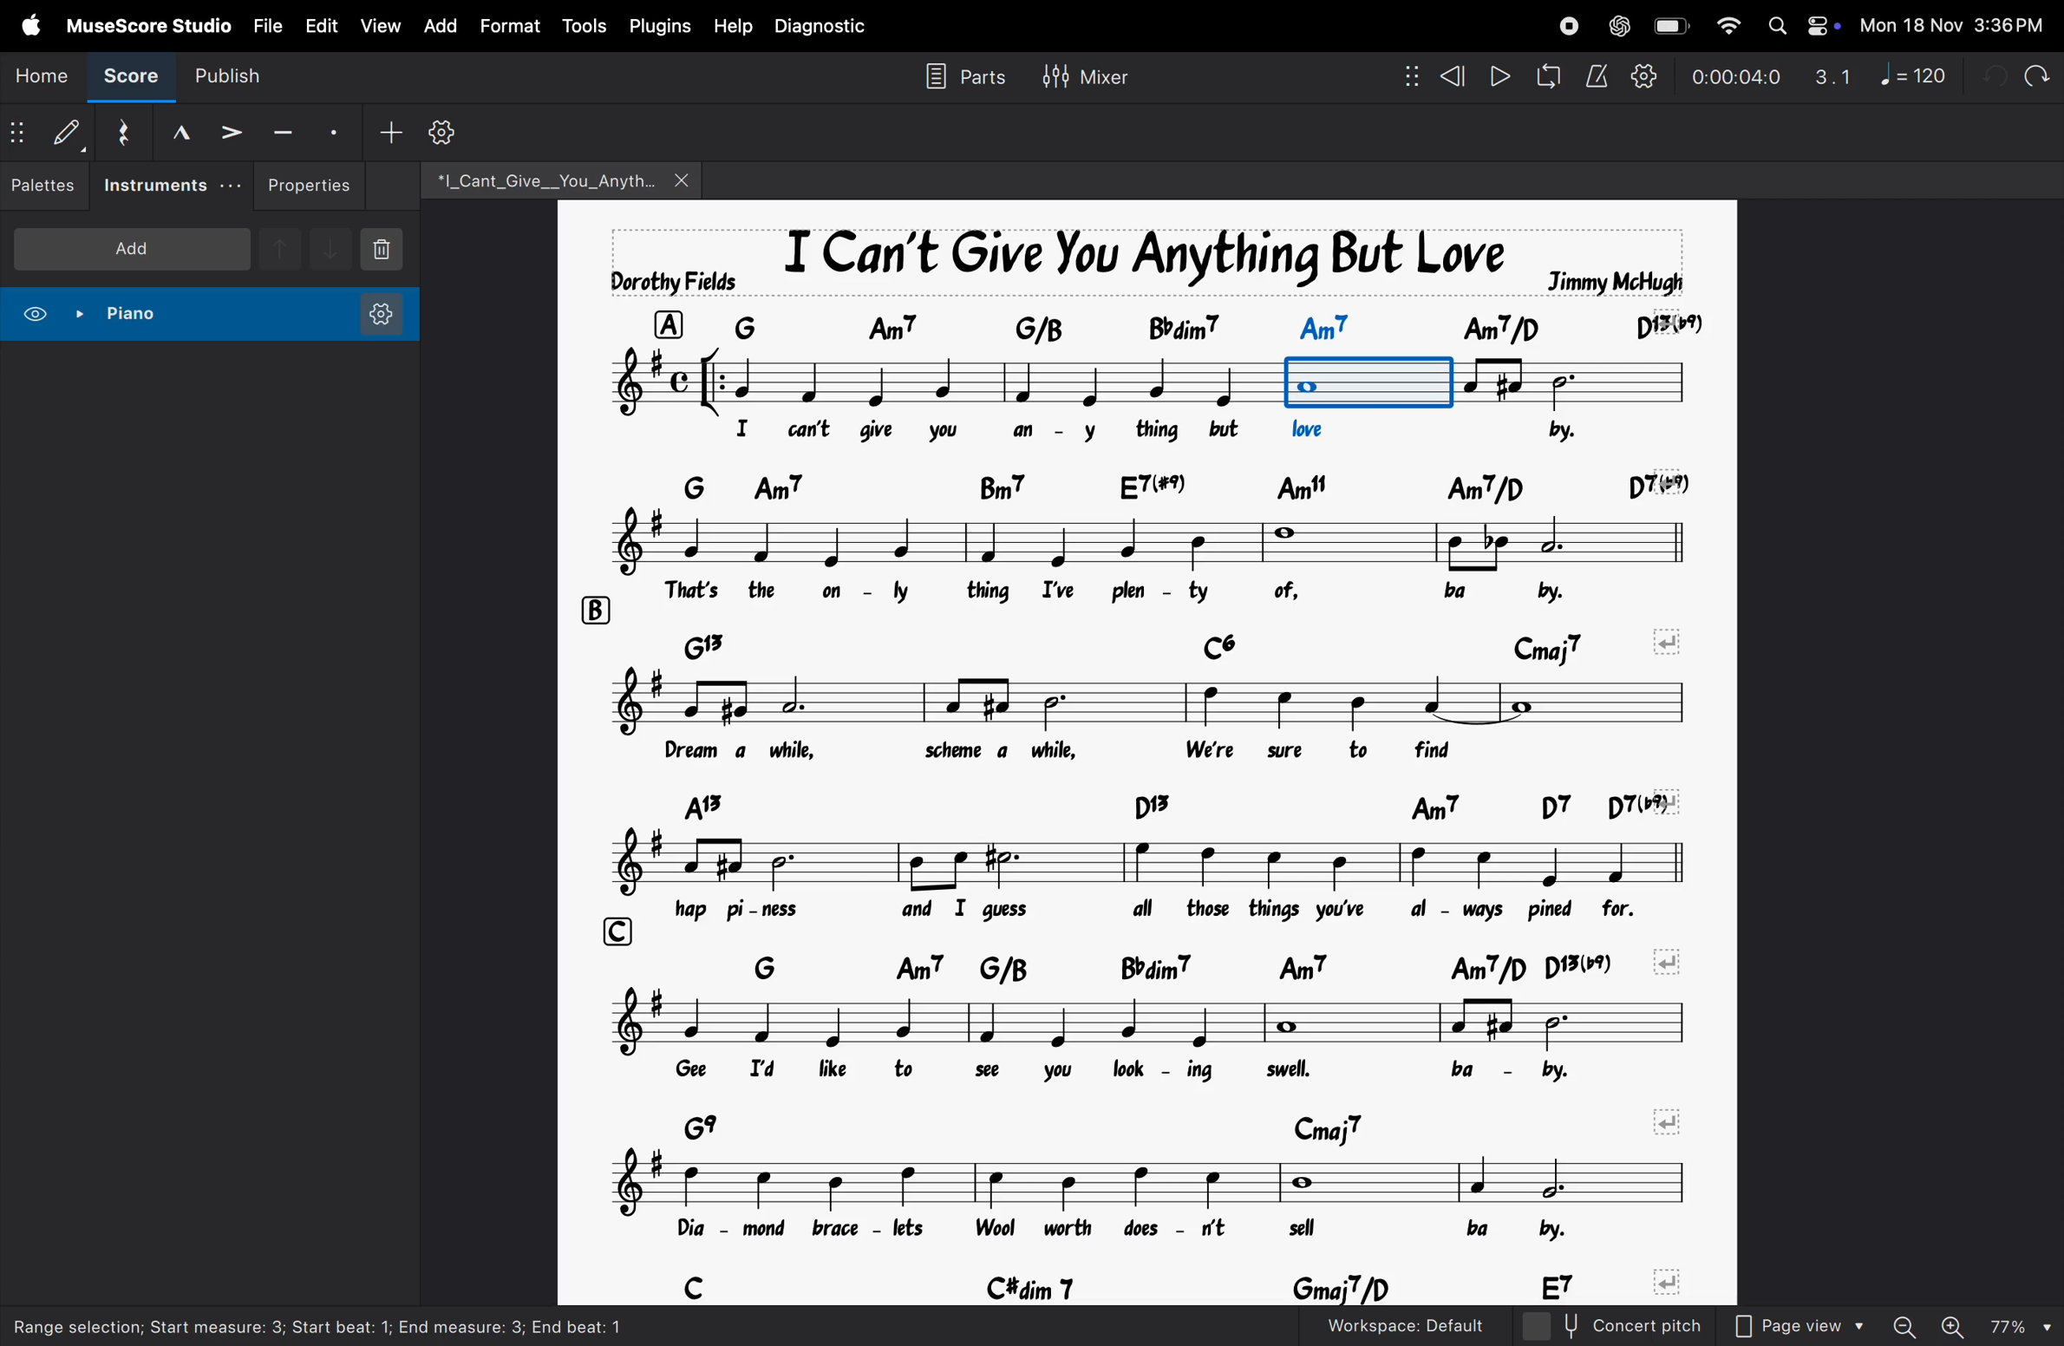 The image size is (2064, 1346). Describe the element at coordinates (510, 27) in the screenshot. I see `format` at that location.